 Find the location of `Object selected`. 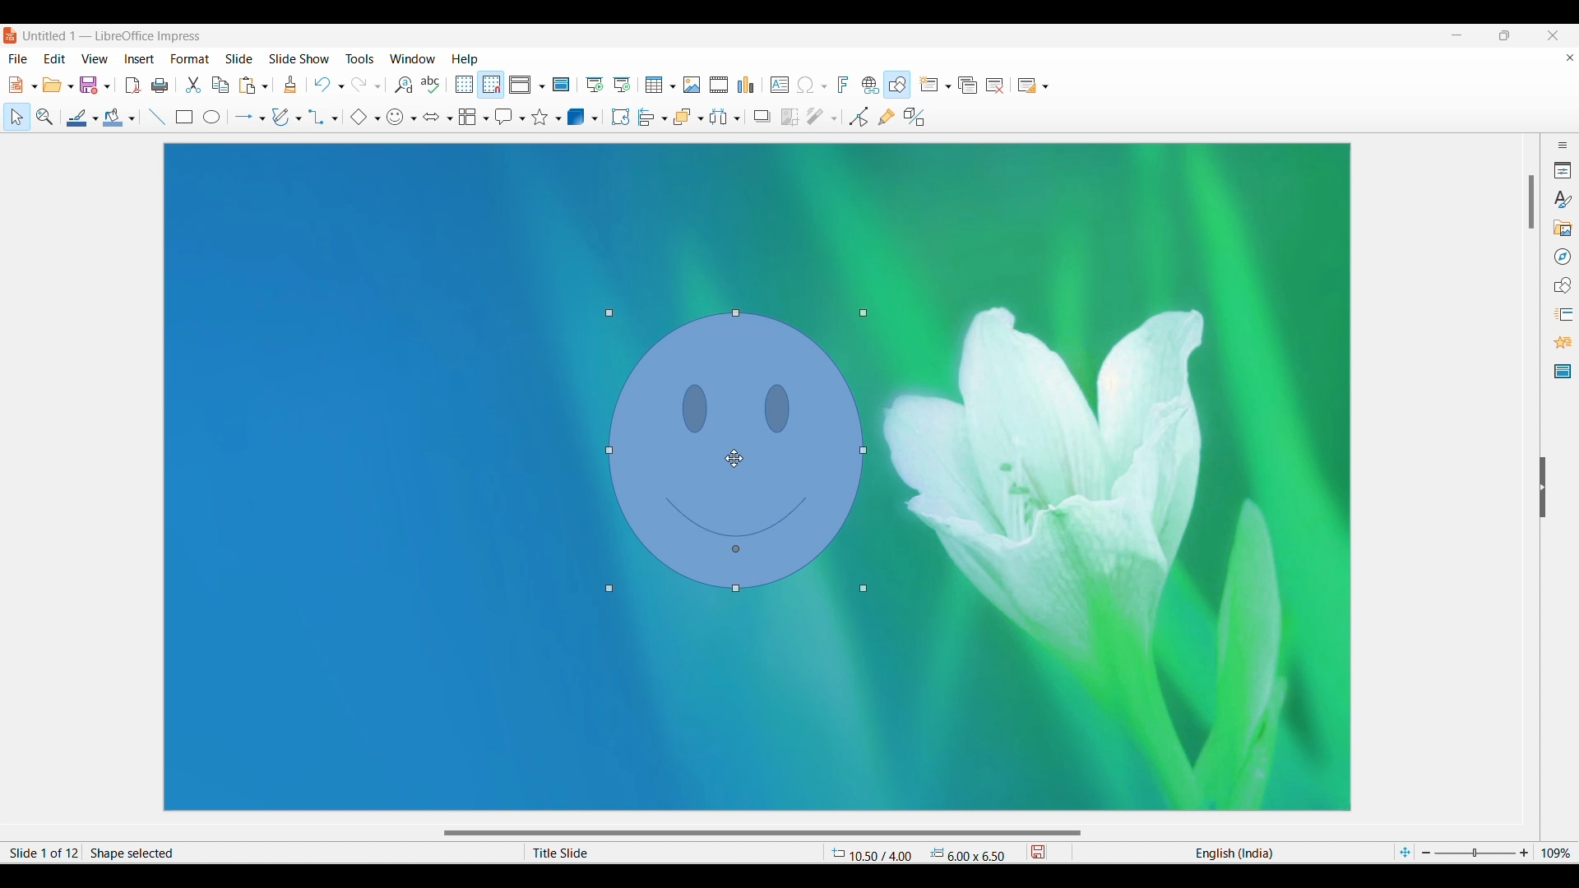

Object selected is located at coordinates (736, 451).